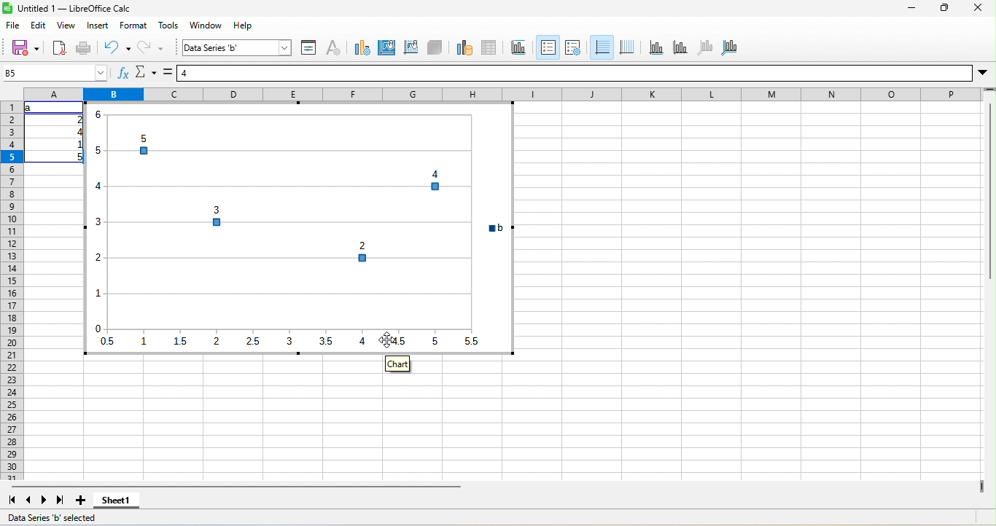 The image size is (996, 526). Describe the element at coordinates (362, 49) in the screenshot. I see `chart type` at that location.